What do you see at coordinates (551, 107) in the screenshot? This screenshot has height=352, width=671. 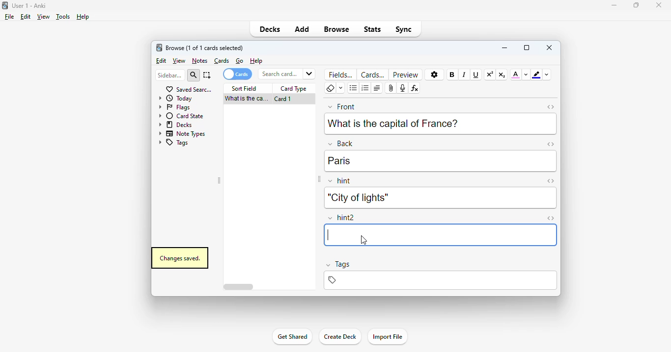 I see `toggle HTML editor` at bounding box center [551, 107].